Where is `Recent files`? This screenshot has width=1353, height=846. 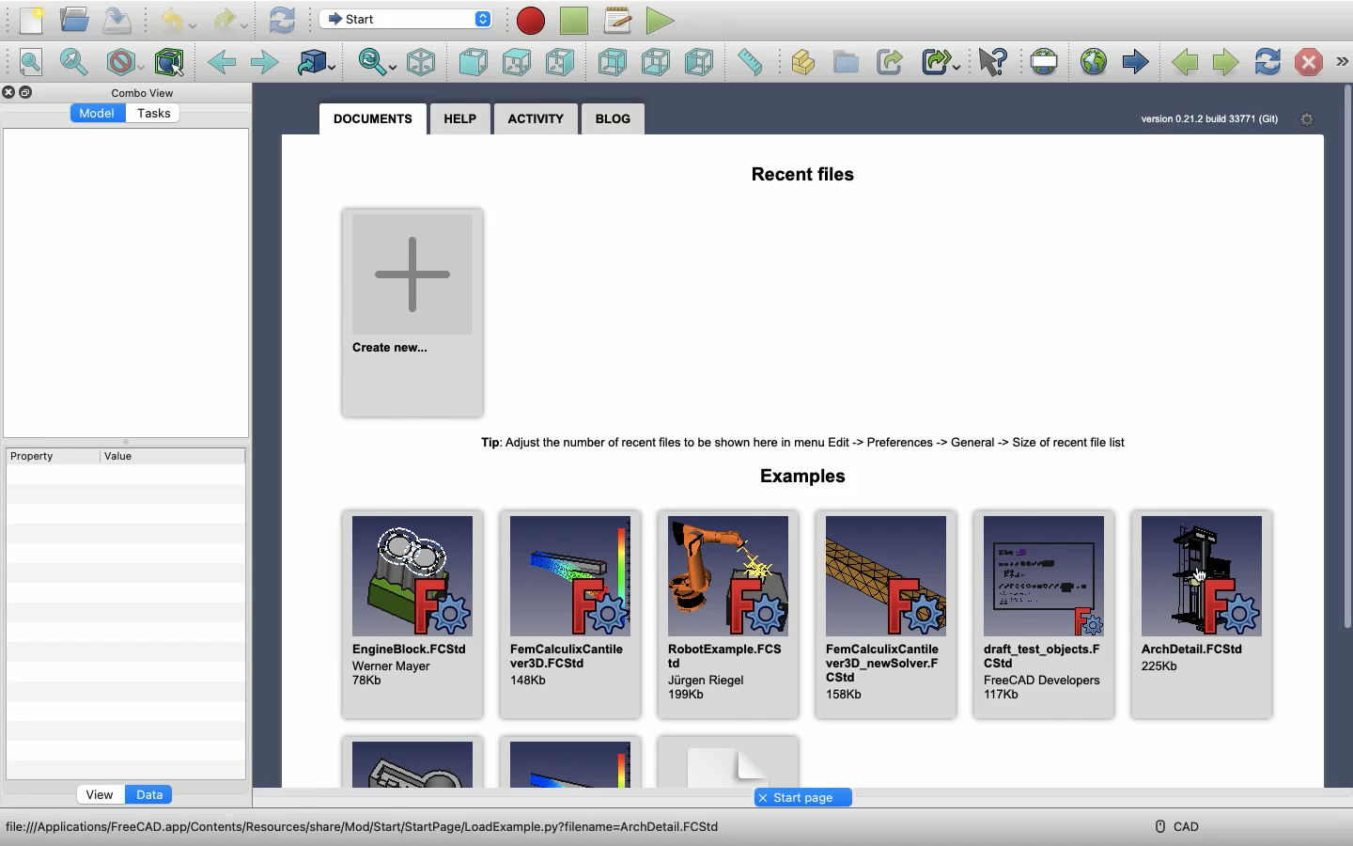
Recent files is located at coordinates (811, 177).